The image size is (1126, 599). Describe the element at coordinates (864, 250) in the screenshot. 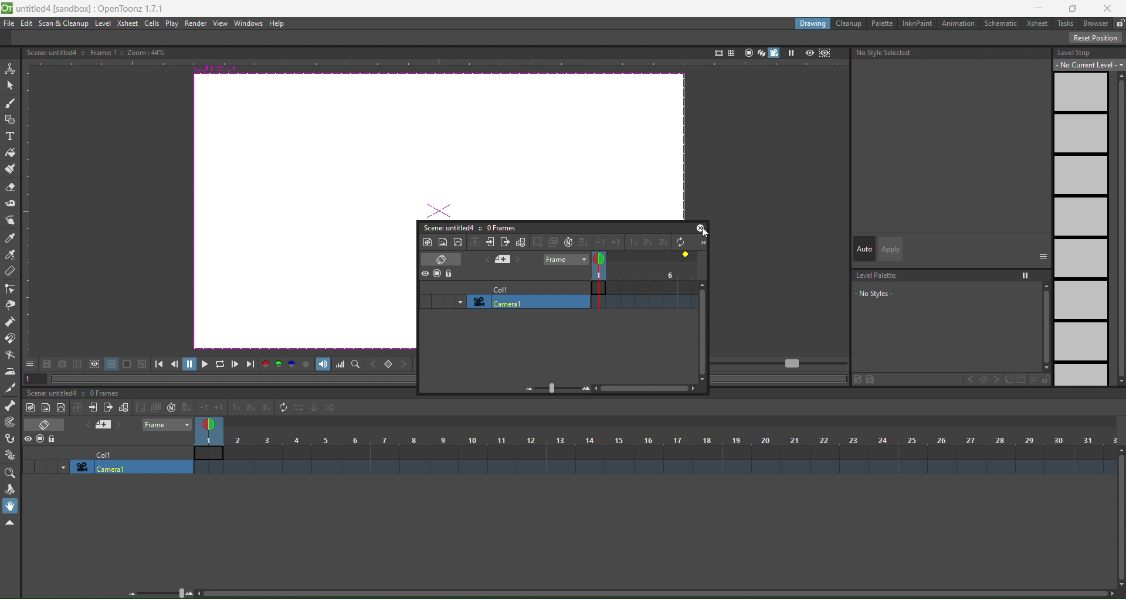

I see `auto` at that location.